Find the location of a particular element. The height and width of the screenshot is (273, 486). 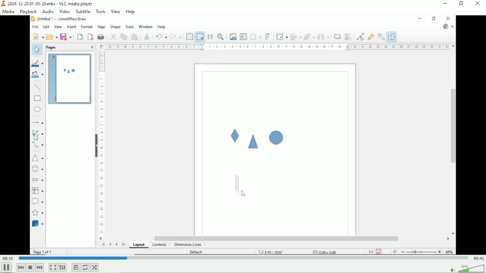

Playback is located at coordinates (28, 12).